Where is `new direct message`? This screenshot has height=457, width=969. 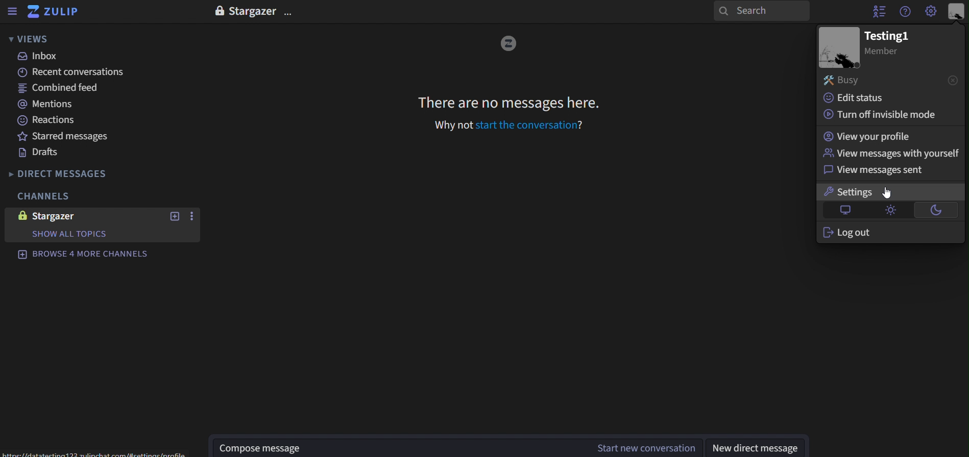
new direct message is located at coordinates (756, 447).